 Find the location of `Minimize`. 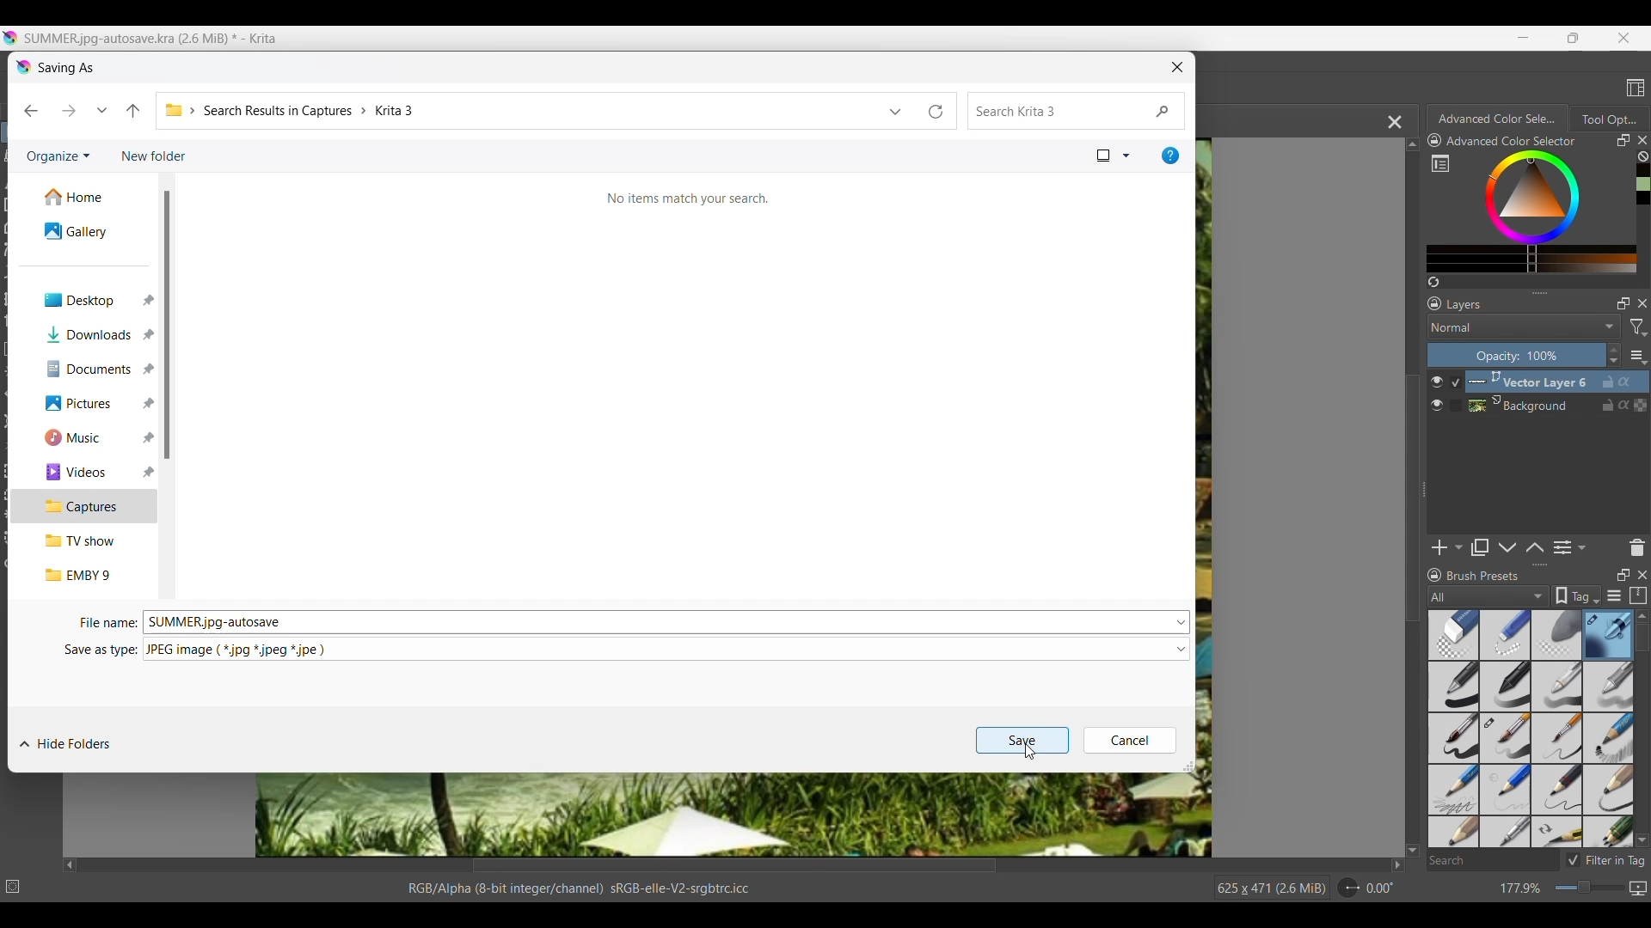

Minimize is located at coordinates (1524, 38).